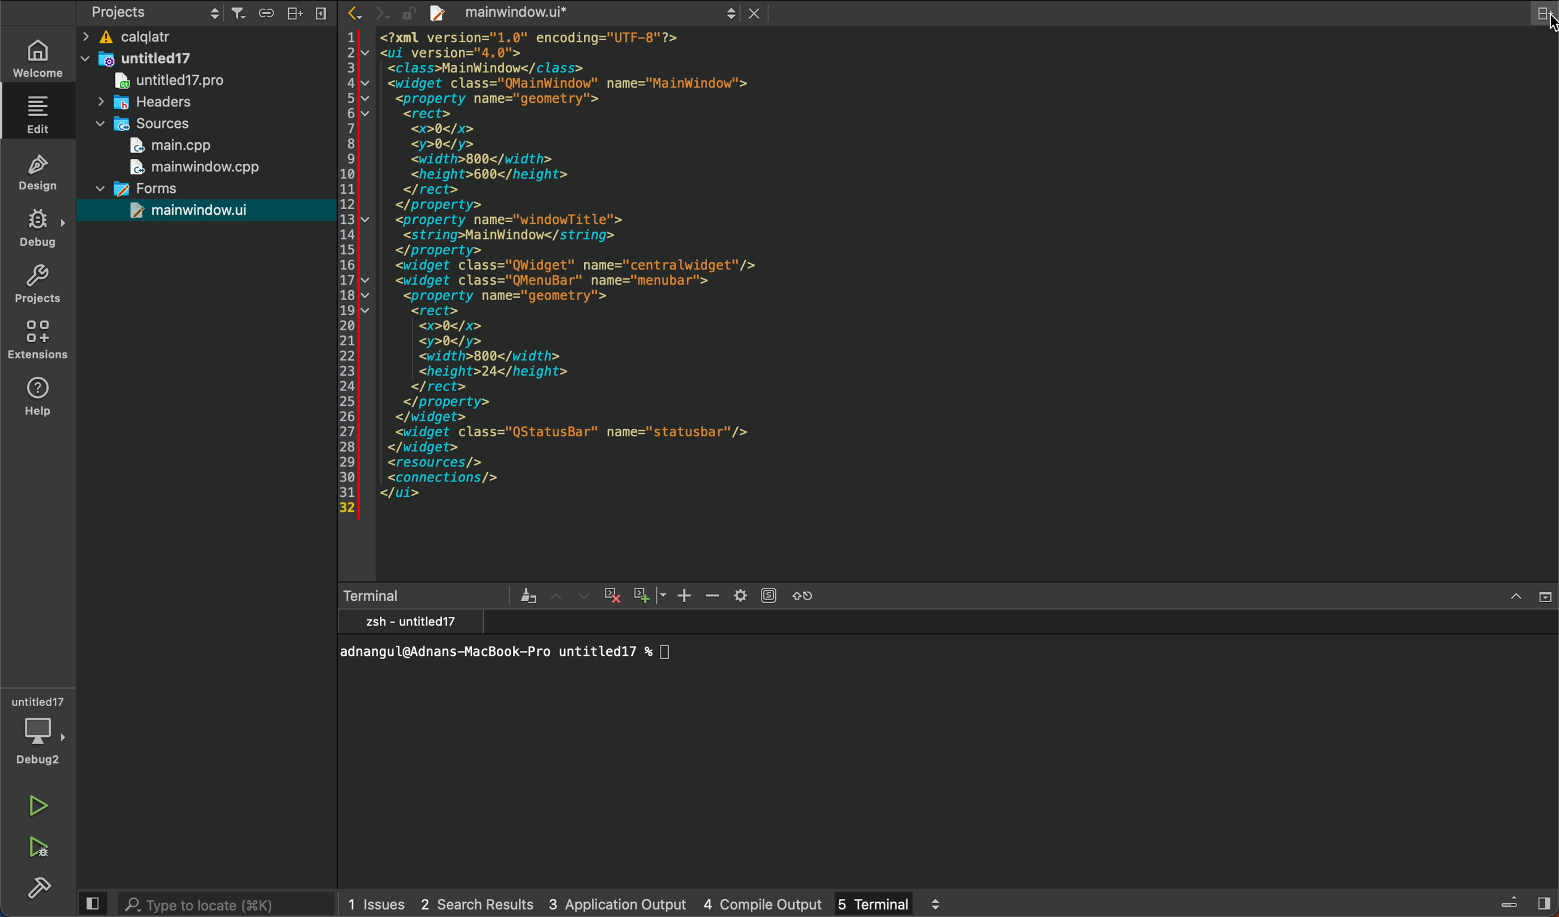 This screenshot has width=1559, height=917. I want to click on debugger, so click(38, 728).